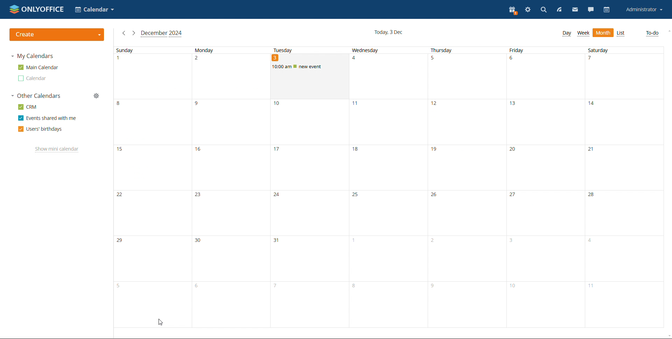  Describe the element at coordinates (231, 213) in the screenshot. I see `23` at that location.